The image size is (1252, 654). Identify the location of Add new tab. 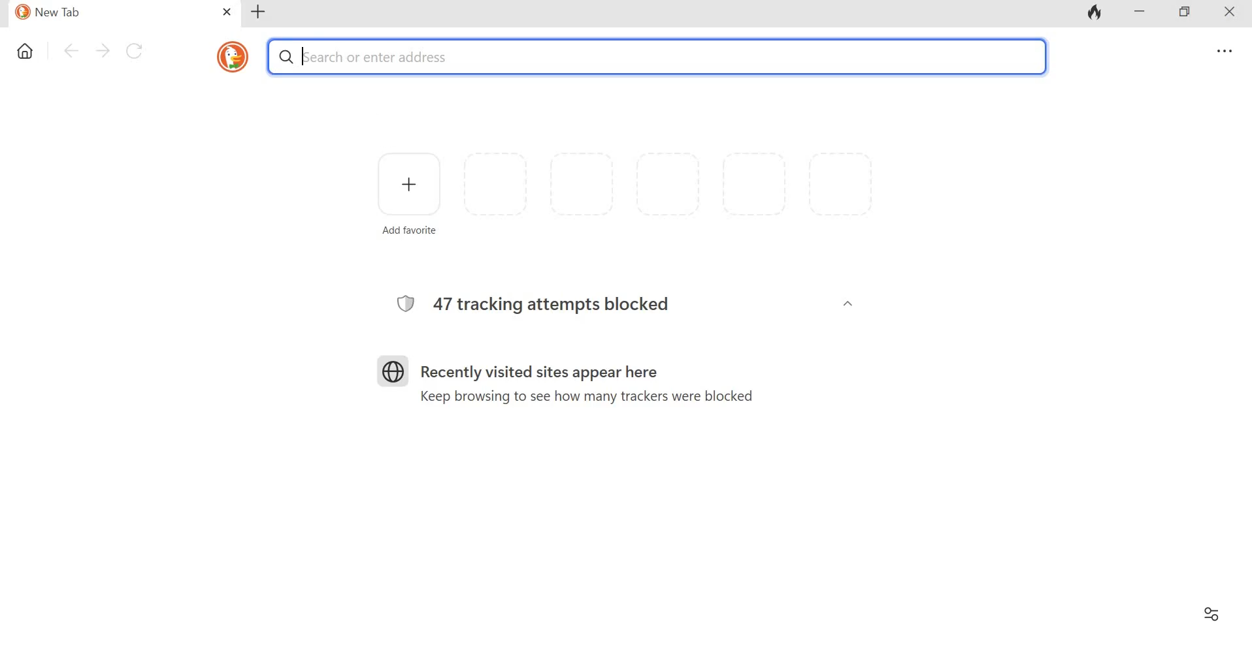
(259, 12).